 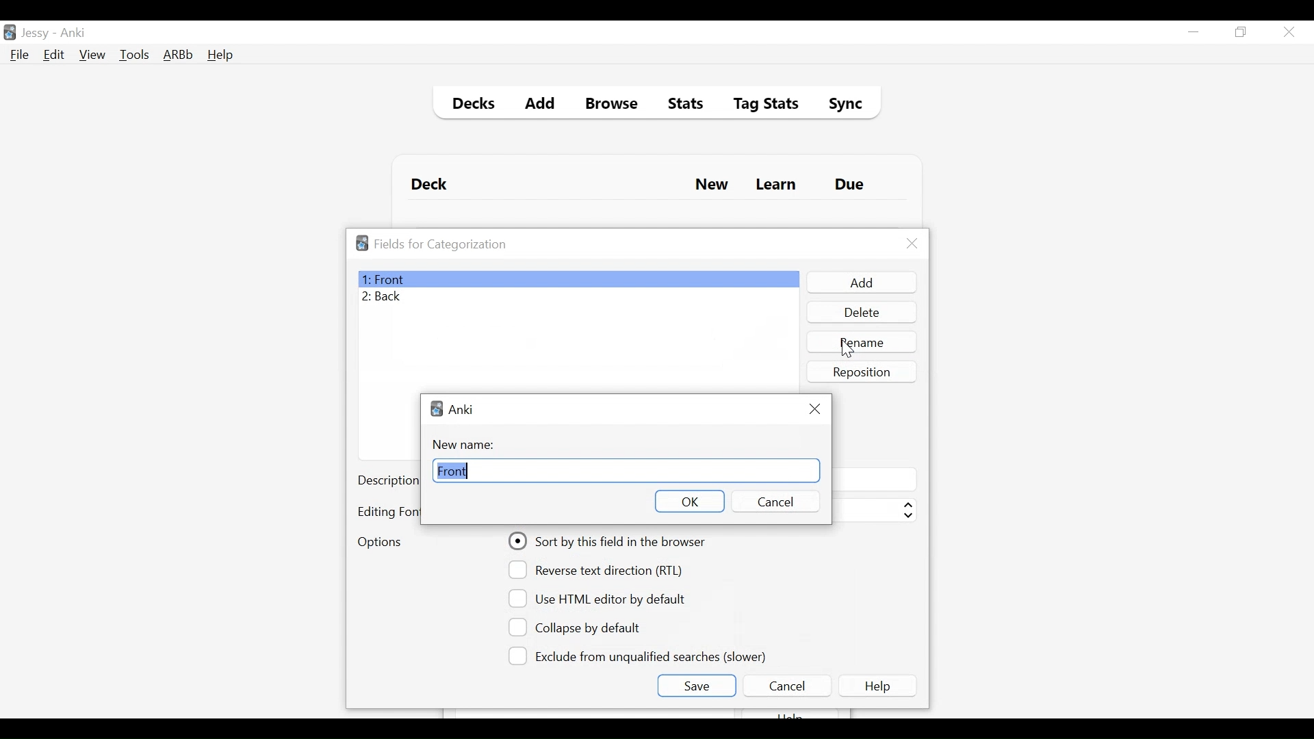 What do you see at coordinates (467, 445) in the screenshot?
I see `New Name` at bounding box center [467, 445].